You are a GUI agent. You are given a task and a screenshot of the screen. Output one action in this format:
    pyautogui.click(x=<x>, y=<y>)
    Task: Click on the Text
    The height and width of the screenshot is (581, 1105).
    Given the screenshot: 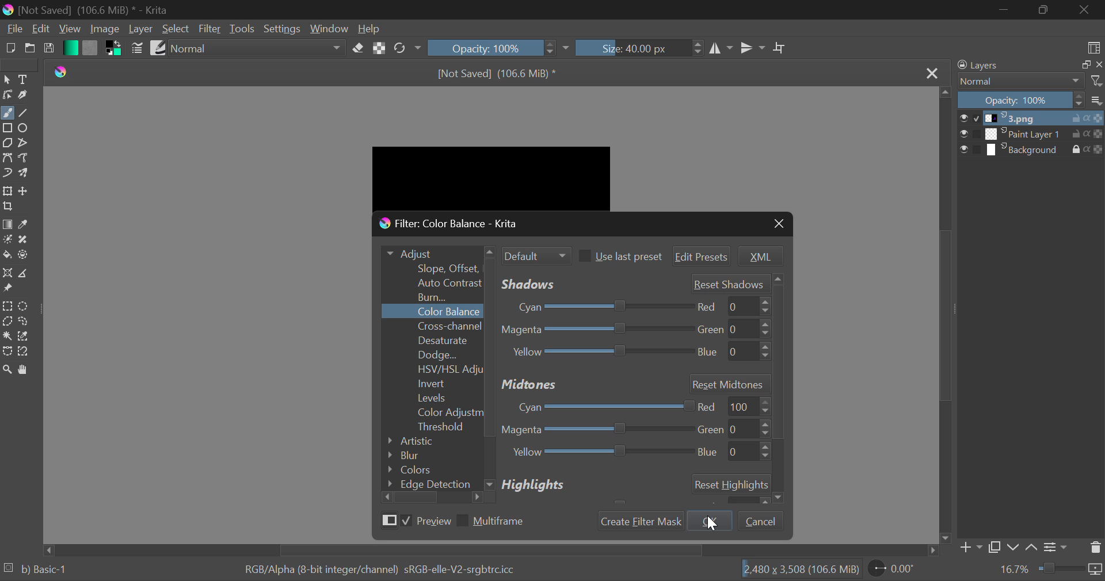 What is the action you would take?
    pyautogui.click(x=24, y=79)
    